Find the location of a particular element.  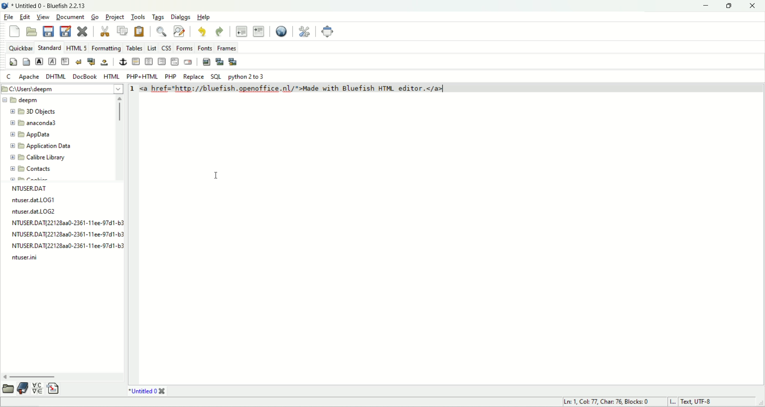

email is located at coordinates (188, 62).